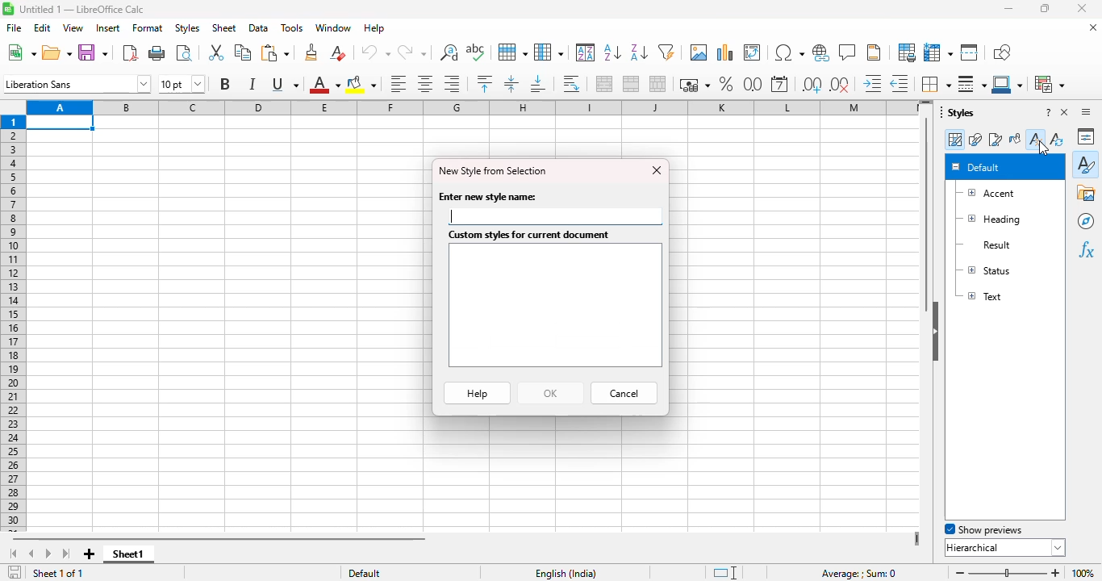 The width and height of the screenshot is (1102, 581). What do you see at coordinates (555, 306) in the screenshot?
I see `textbox` at bounding box center [555, 306].